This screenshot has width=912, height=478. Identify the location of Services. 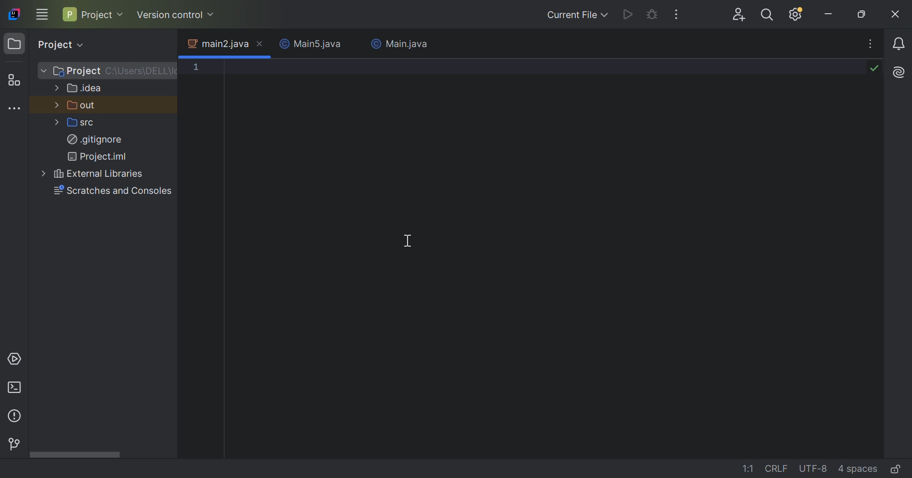
(15, 360).